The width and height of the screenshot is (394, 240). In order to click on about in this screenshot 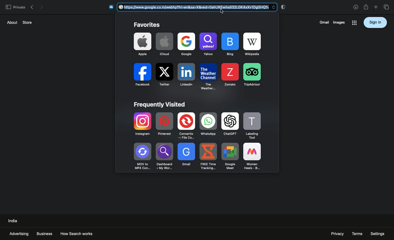, I will do `click(11, 22)`.